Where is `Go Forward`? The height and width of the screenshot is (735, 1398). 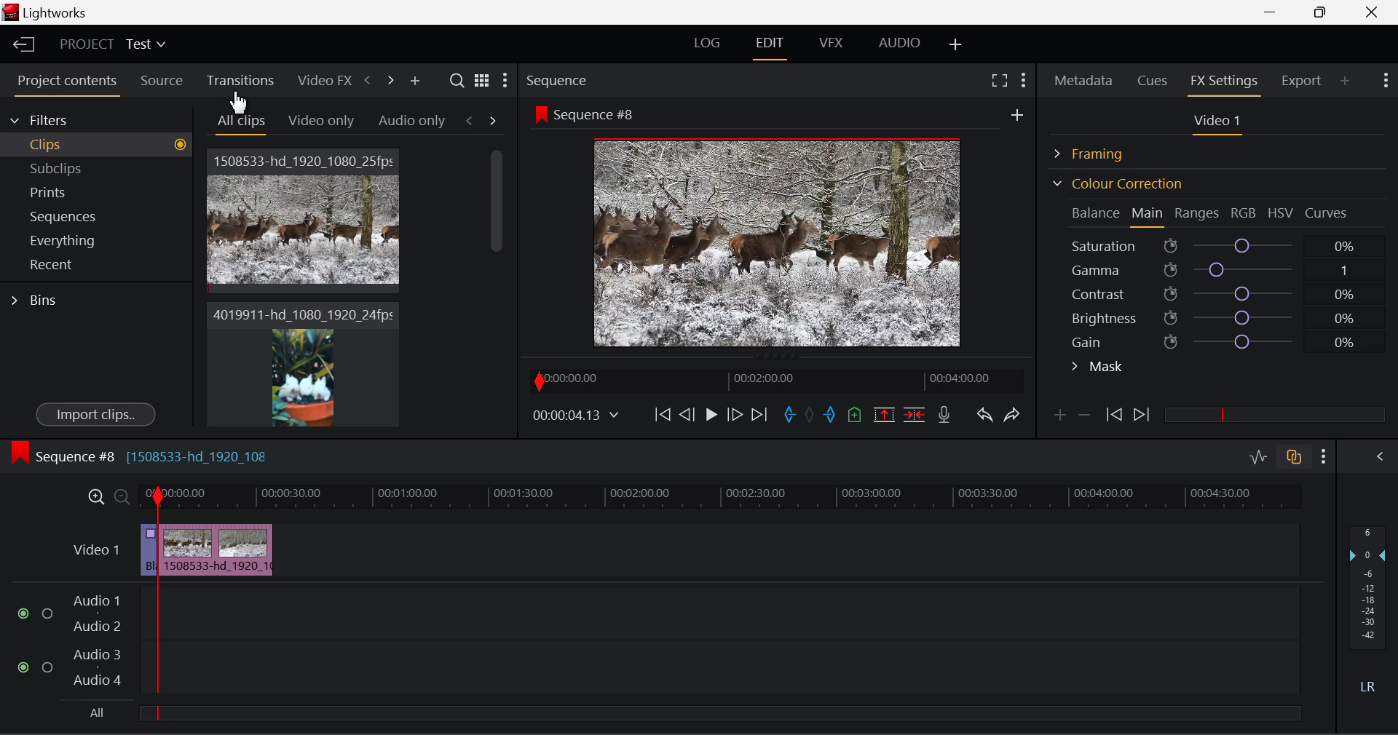 Go Forward is located at coordinates (735, 414).